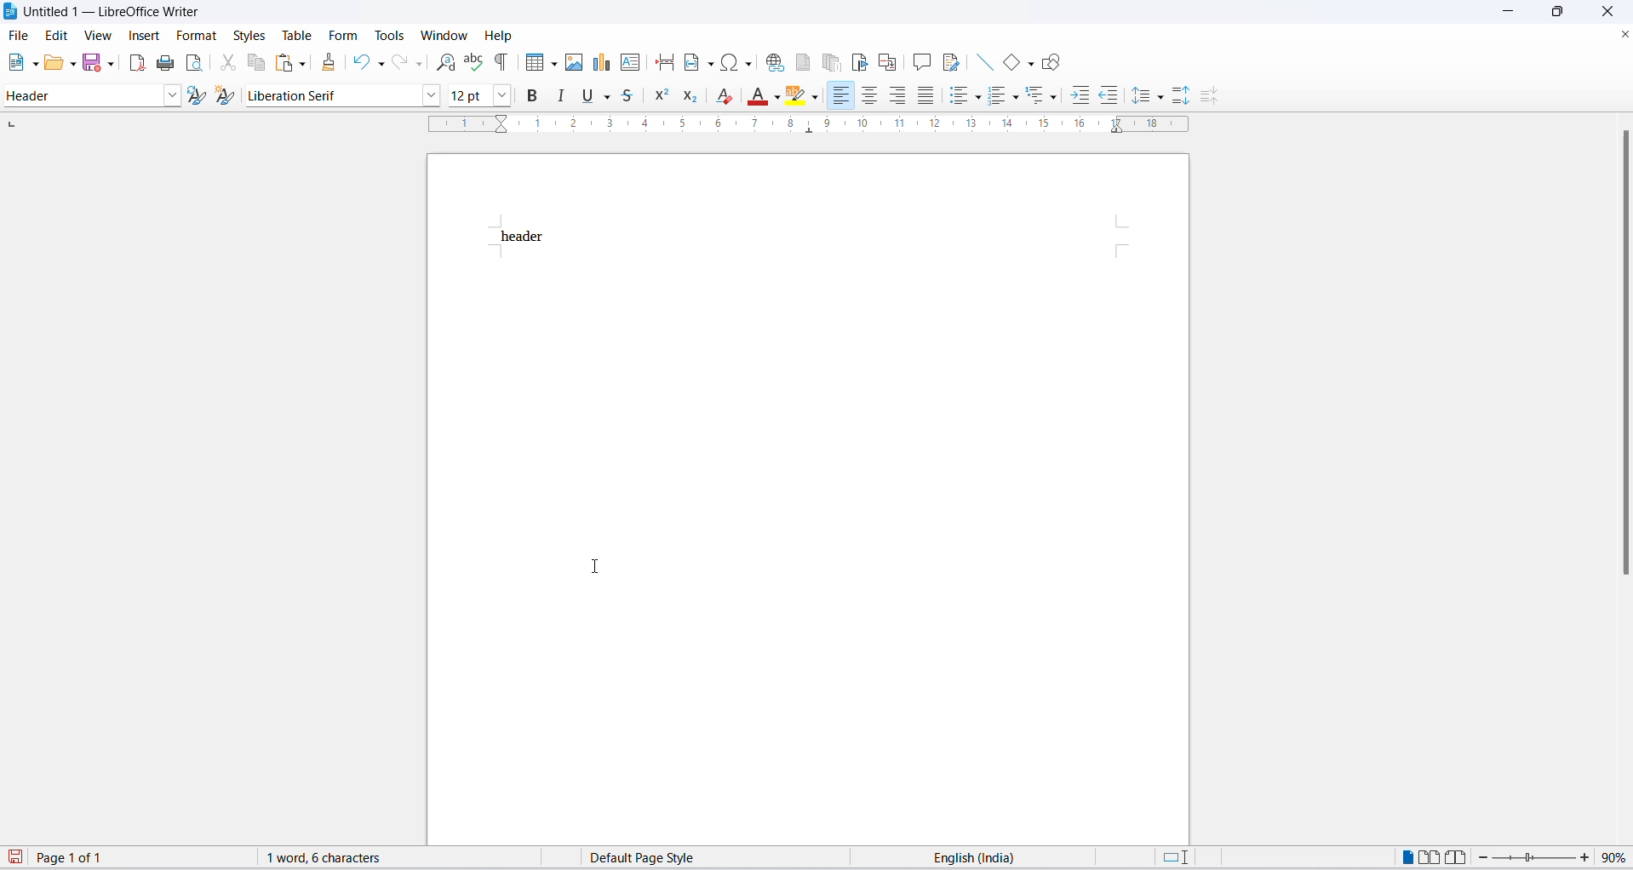 This screenshot has height=870, width=1633. I want to click on toggle ordered list options, so click(1018, 100).